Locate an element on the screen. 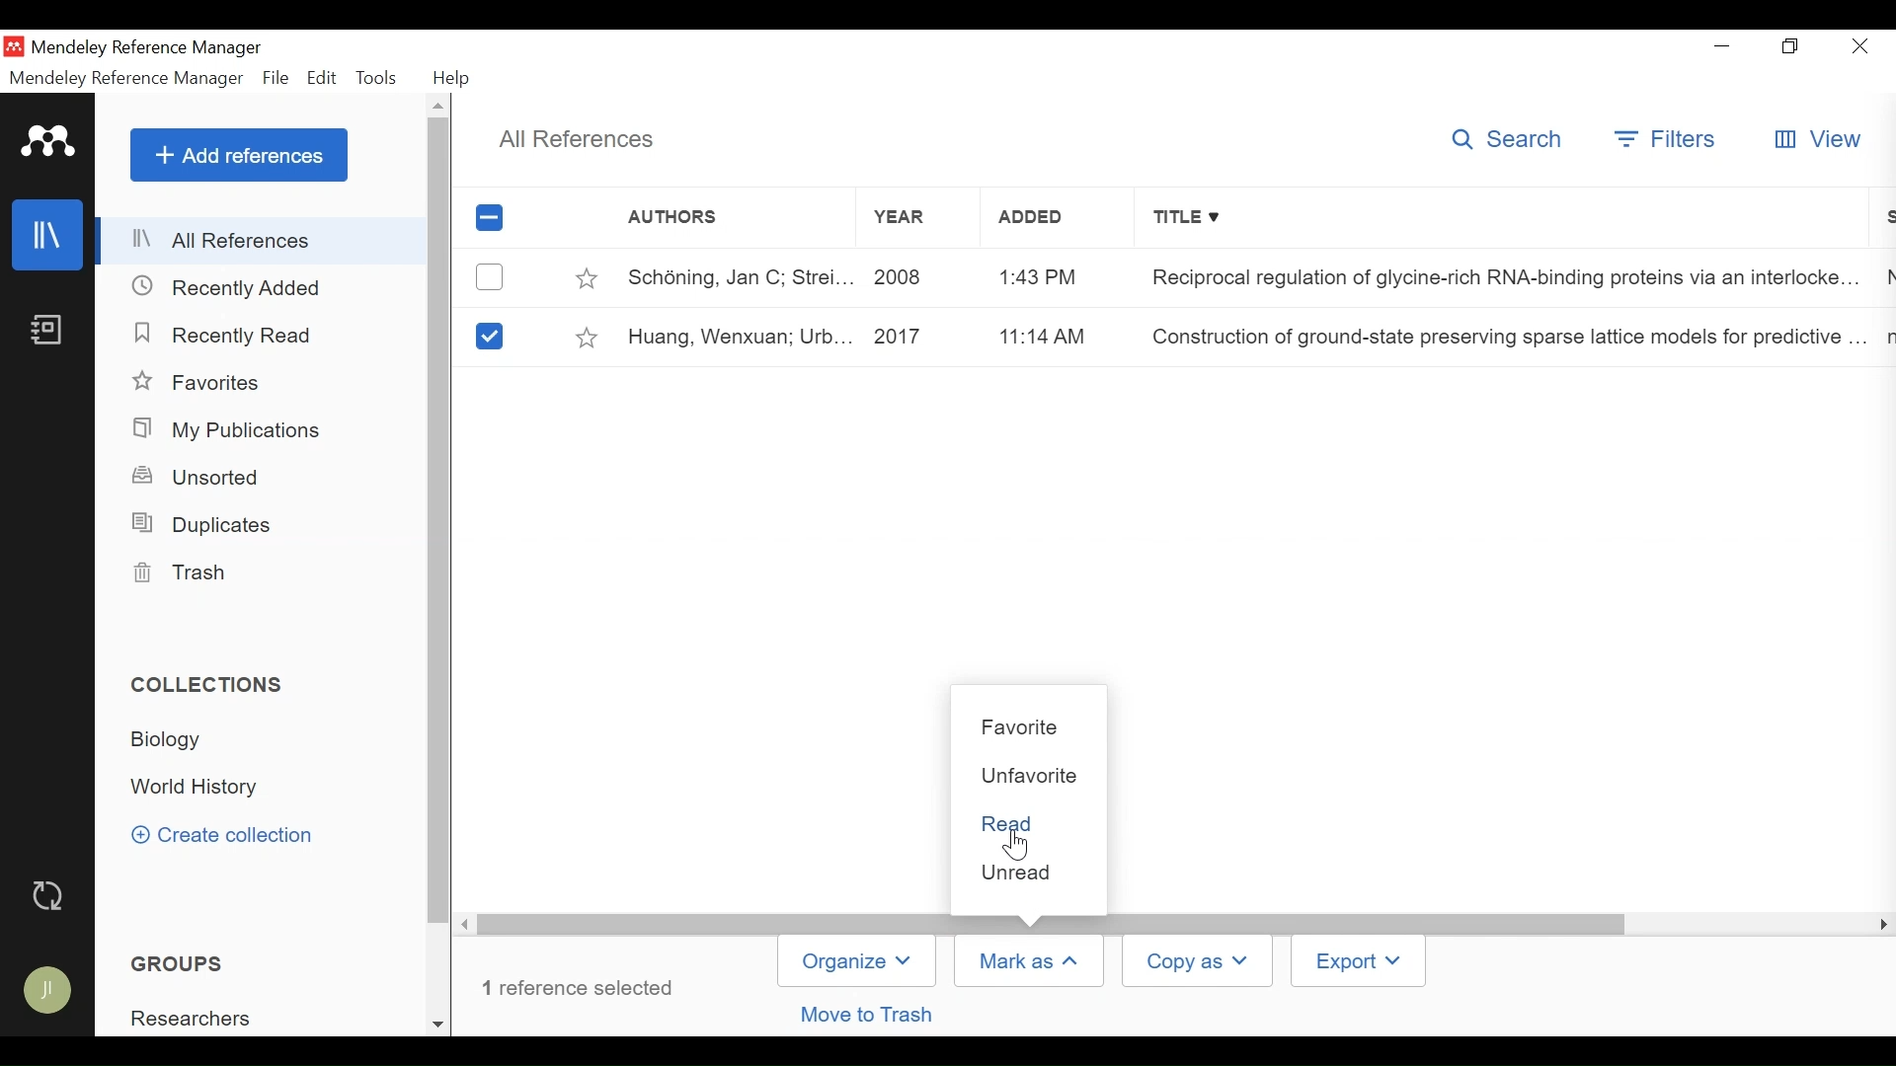 This screenshot has height=1066, width=1896. Export is located at coordinates (1362, 960).